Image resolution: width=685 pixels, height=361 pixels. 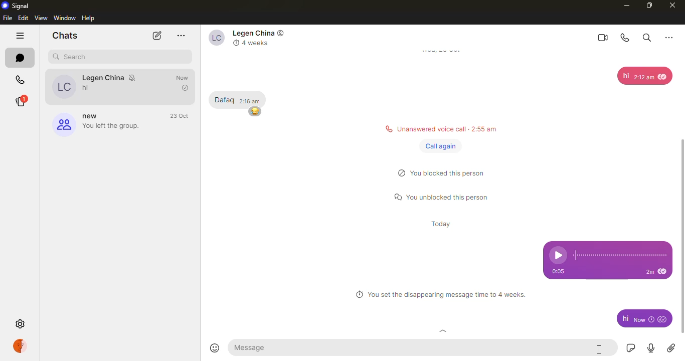 What do you see at coordinates (448, 172) in the screenshot?
I see ` You blocked this person` at bounding box center [448, 172].